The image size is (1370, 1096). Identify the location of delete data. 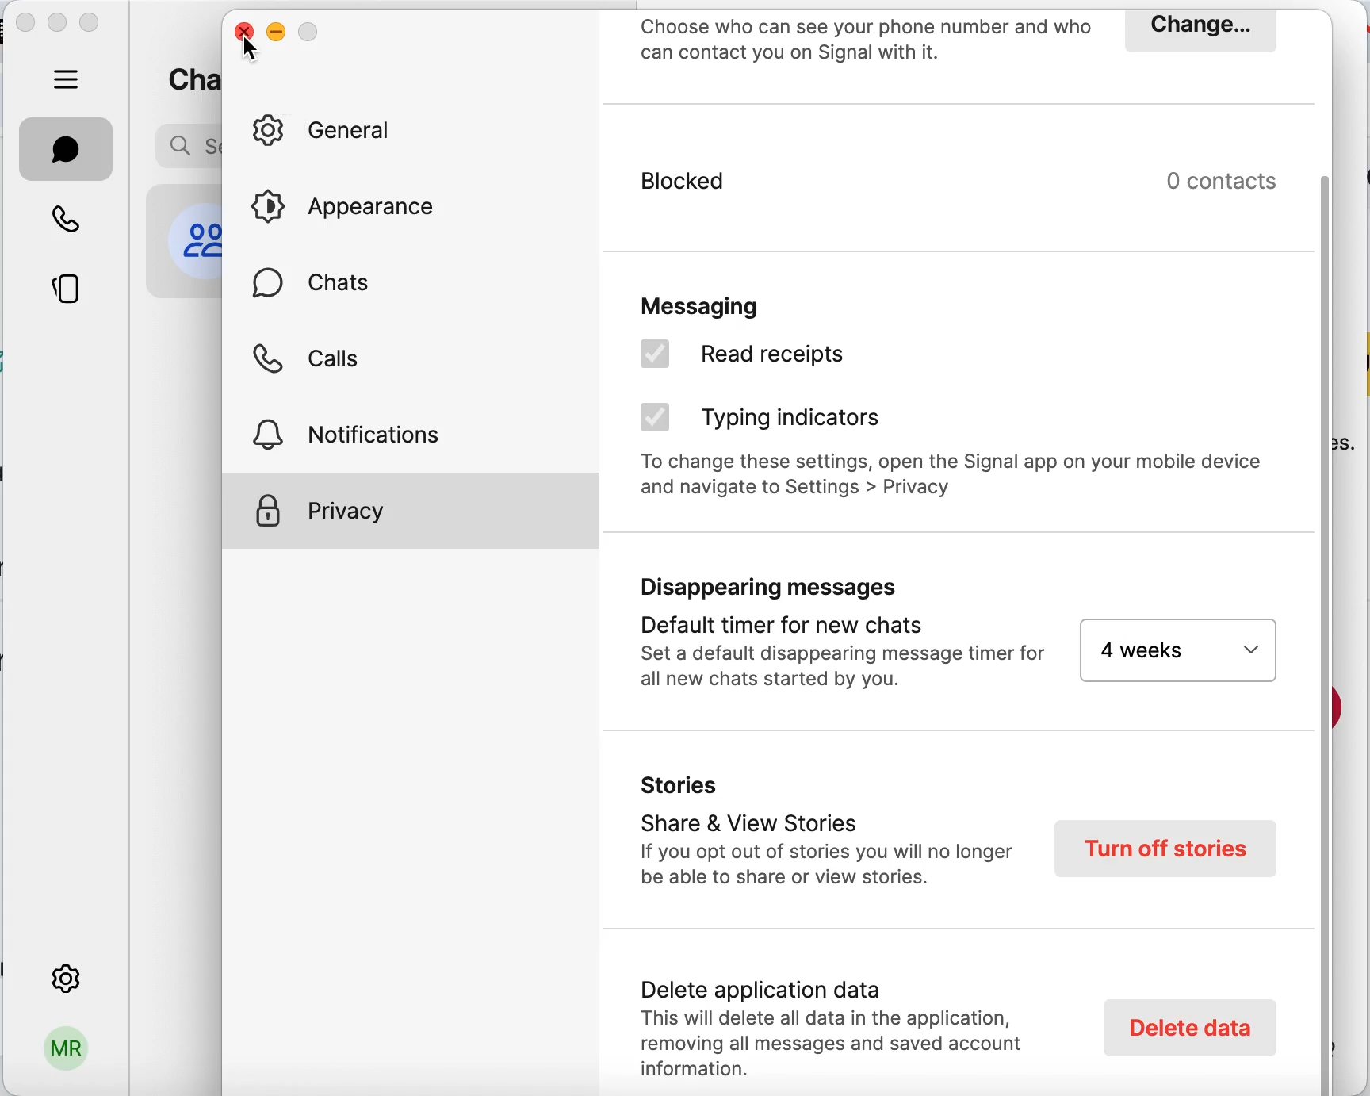
(1187, 1027).